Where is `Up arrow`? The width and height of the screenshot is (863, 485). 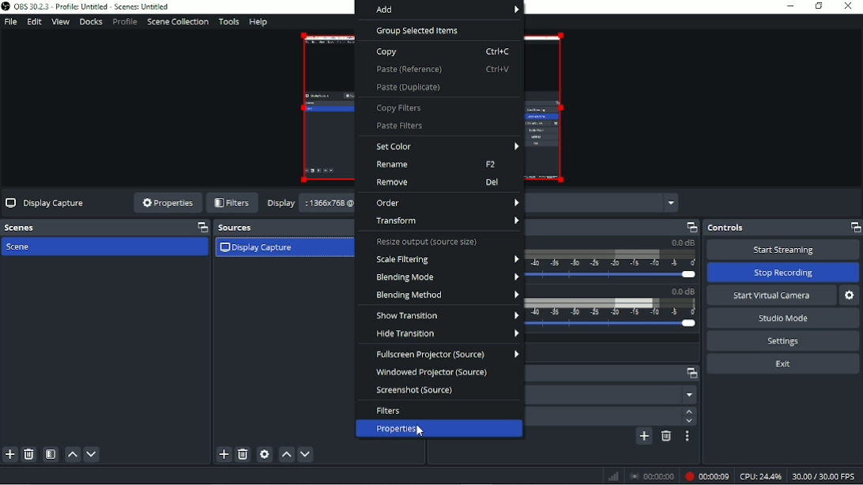
Up arrow is located at coordinates (688, 411).